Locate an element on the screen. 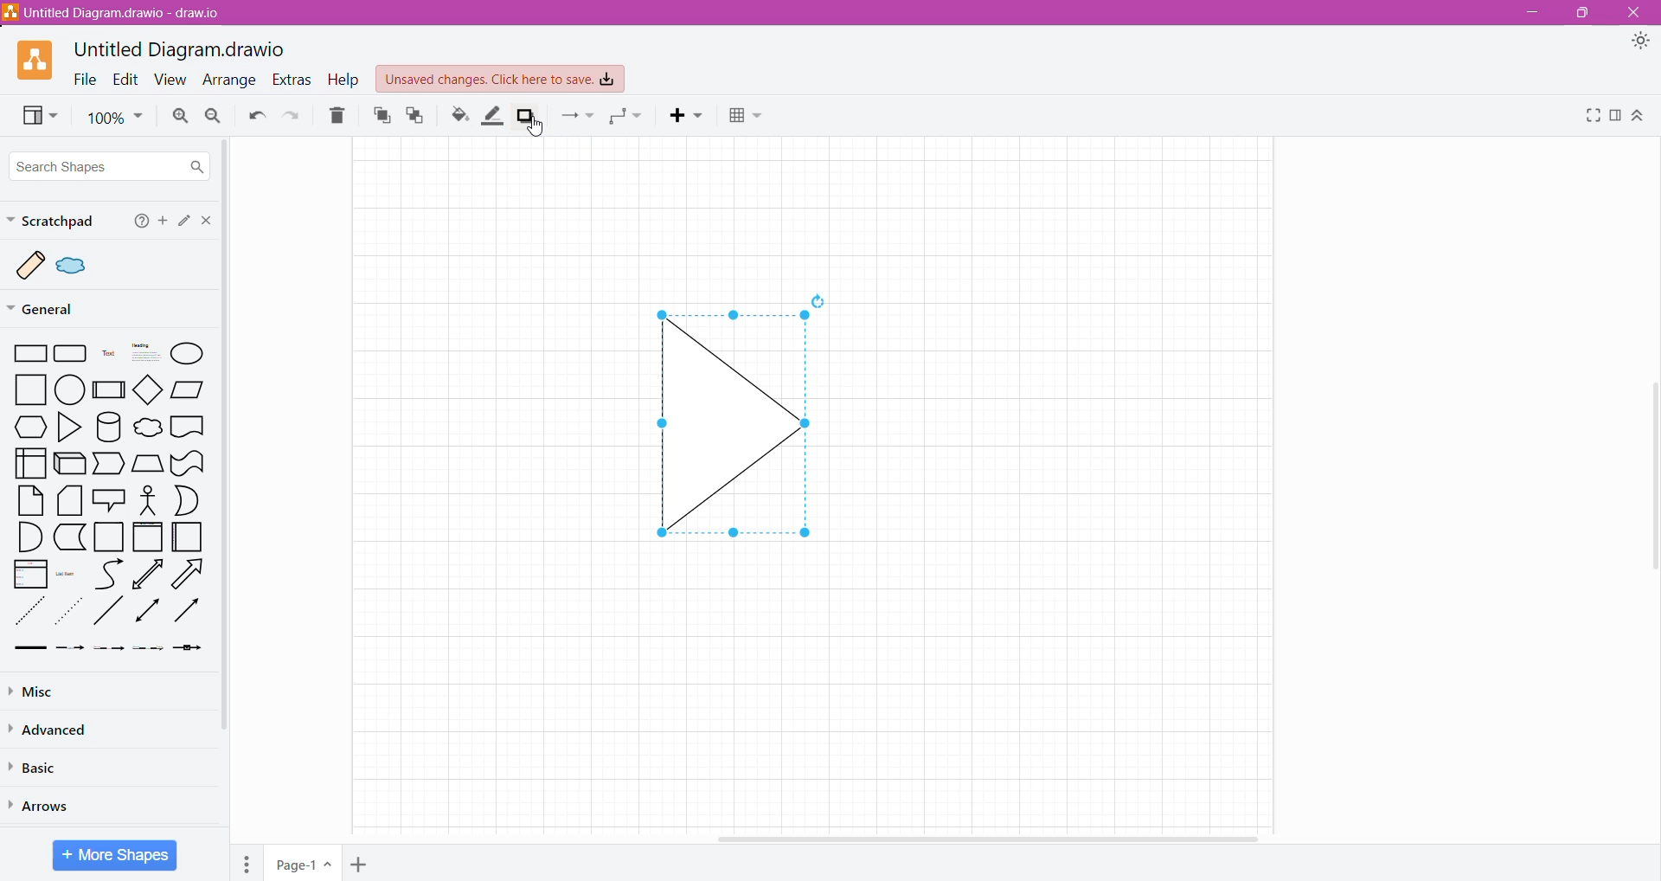  Scratched shape 1 is located at coordinates (33, 265).